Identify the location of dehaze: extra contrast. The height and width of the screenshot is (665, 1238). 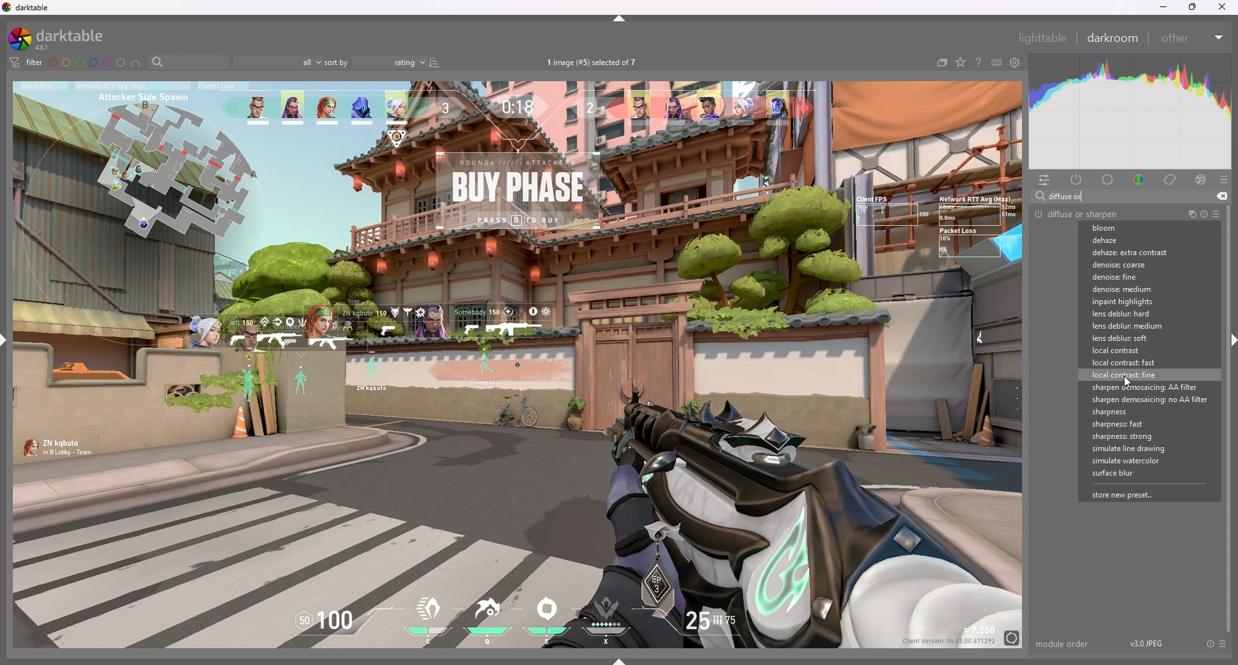
(1130, 252).